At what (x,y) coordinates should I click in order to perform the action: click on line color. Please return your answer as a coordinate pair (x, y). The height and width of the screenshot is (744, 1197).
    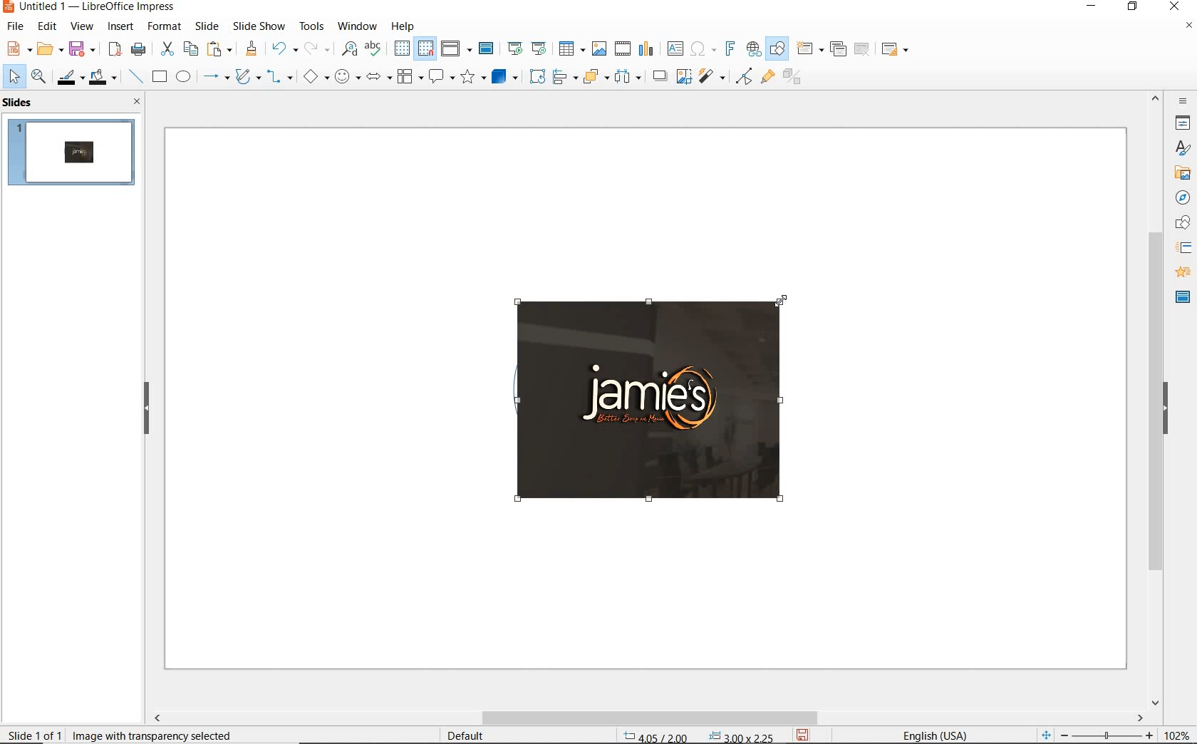
    Looking at the image, I should click on (69, 77).